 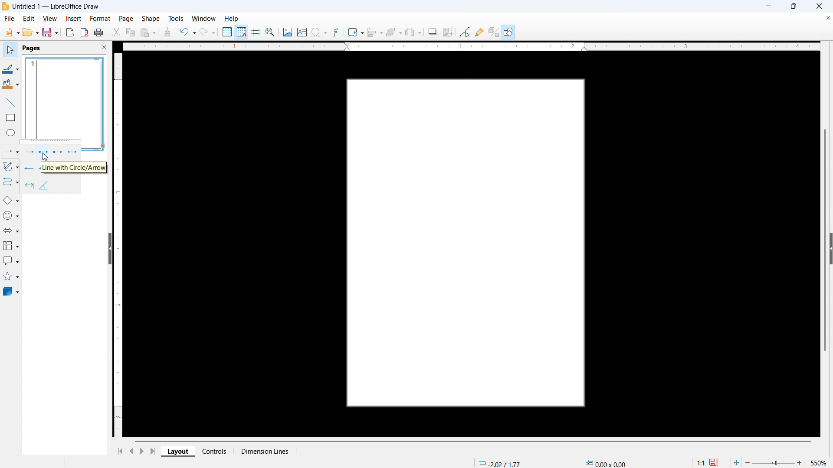 What do you see at coordinates (508, 32) in the screenshot?
I see `Help ` at bounding box center [508, 32].